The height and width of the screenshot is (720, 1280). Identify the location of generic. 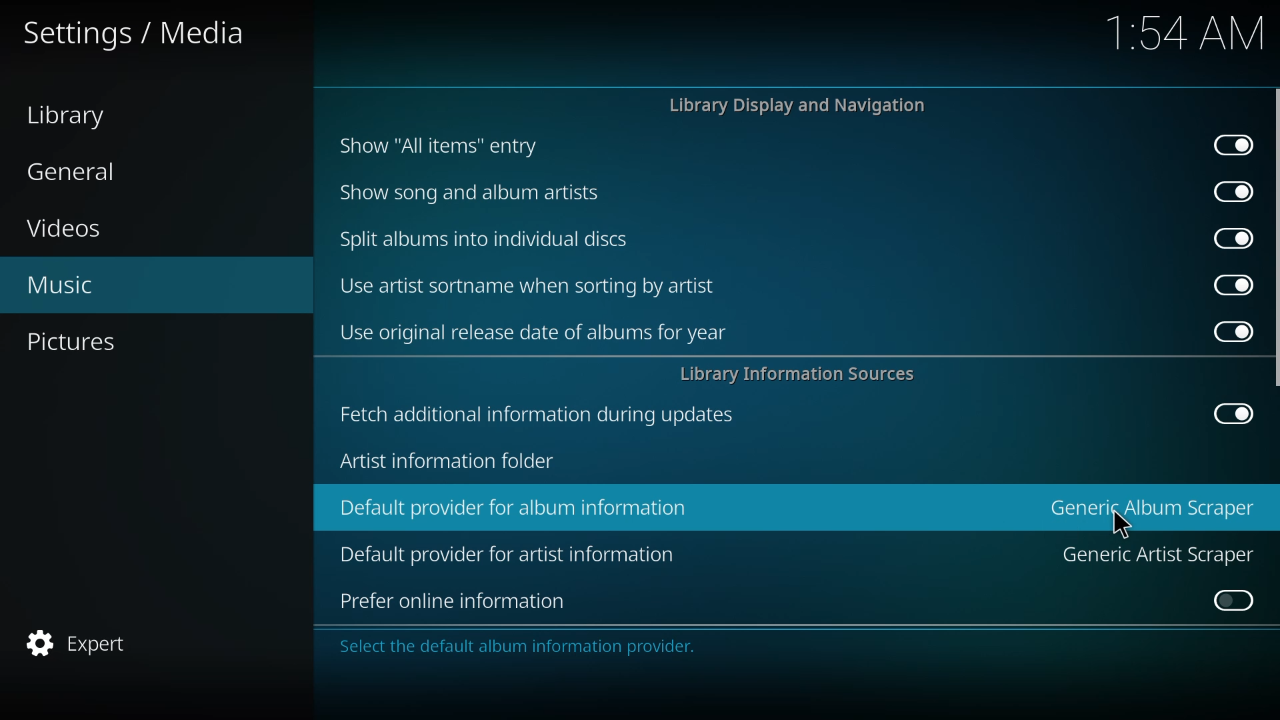
(1150, 510).